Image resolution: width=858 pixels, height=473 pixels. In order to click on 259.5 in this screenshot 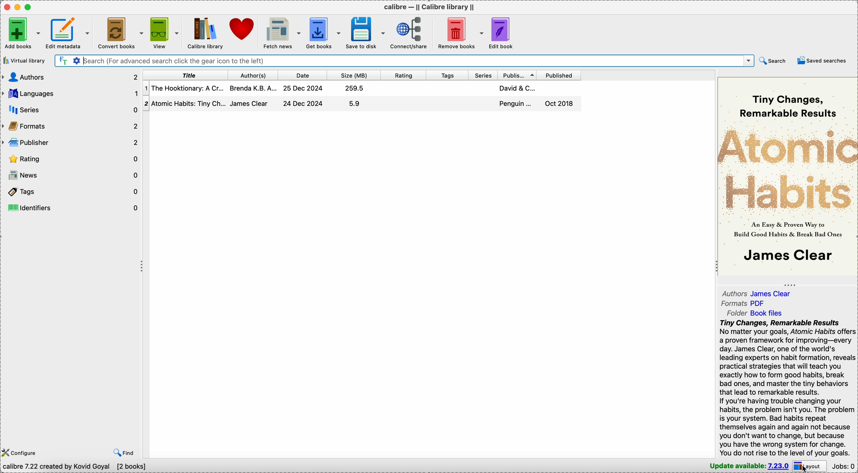, I will do `click(355, 88)`.